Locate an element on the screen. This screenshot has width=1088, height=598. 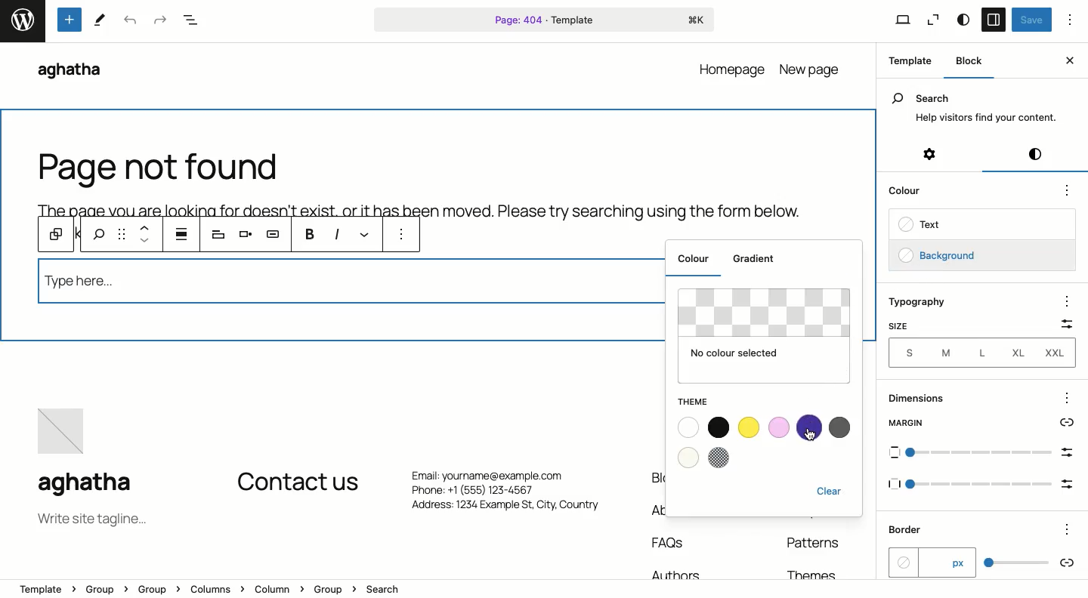
new page is located at coordinates (812, 68).